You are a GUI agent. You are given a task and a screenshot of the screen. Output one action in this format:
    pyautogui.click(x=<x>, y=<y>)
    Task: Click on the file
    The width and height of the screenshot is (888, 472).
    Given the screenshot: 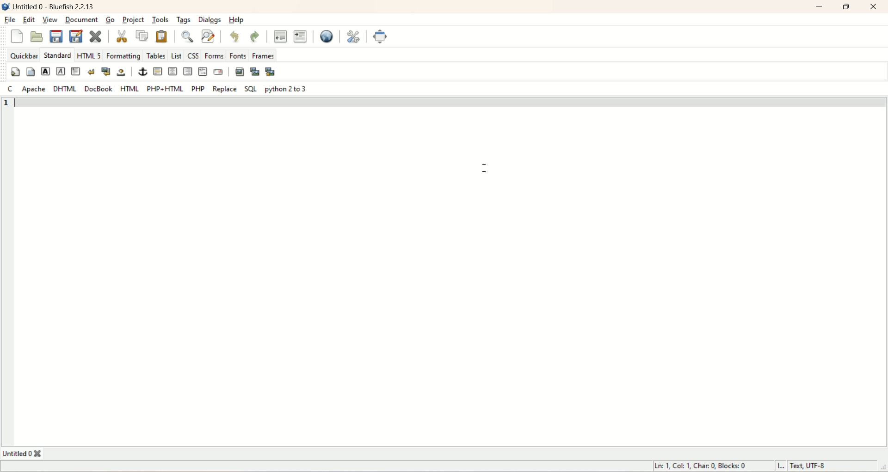 What is the action you would take?
    pyautogui.click(x=10, y=19)
    